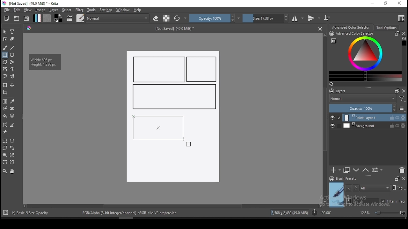  What do you see at coordinates (366, 170) in the screenshot?
I see `move layer one step down` at bounding box center [366, 170].